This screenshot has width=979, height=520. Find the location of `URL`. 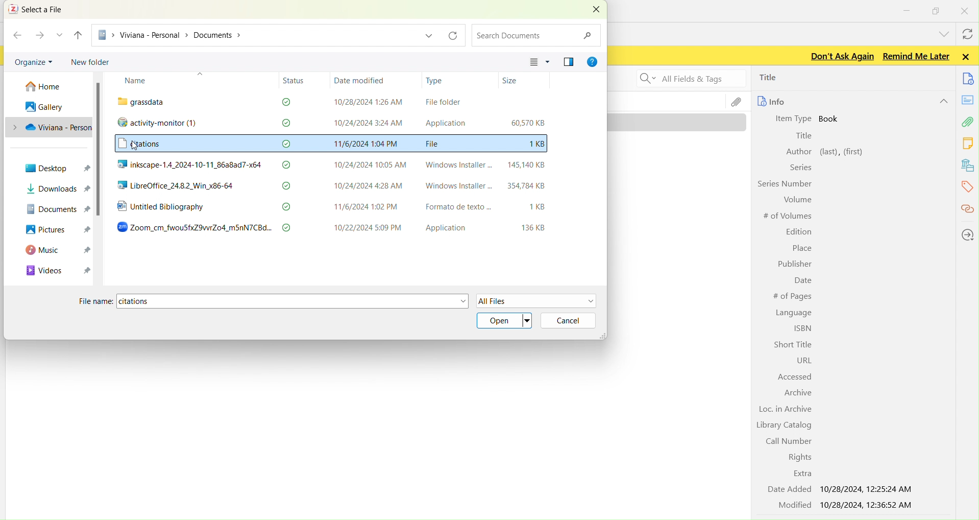

URL is located at coordinates (801, 360).